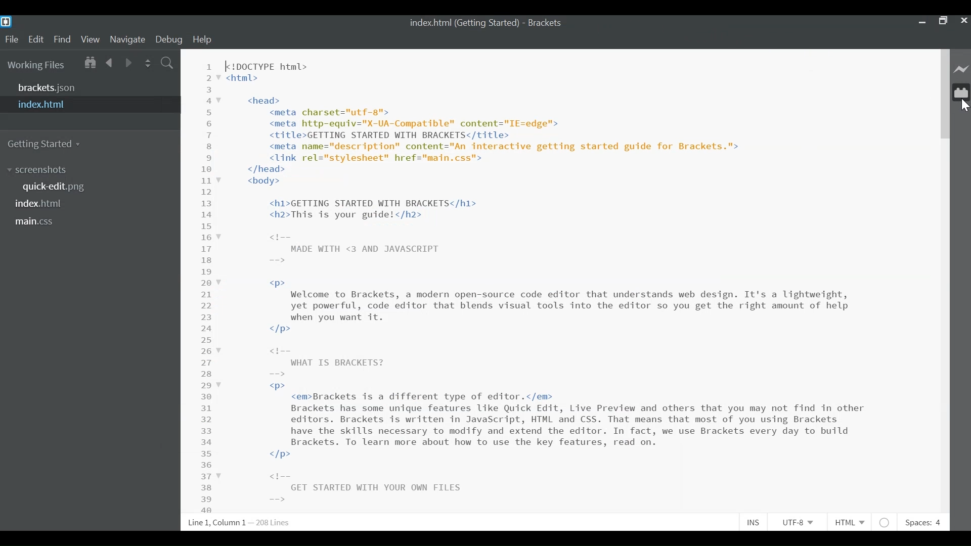 The height and width of the screenshot is (546, 971). I want to click on Cursor, so click(962, 109).